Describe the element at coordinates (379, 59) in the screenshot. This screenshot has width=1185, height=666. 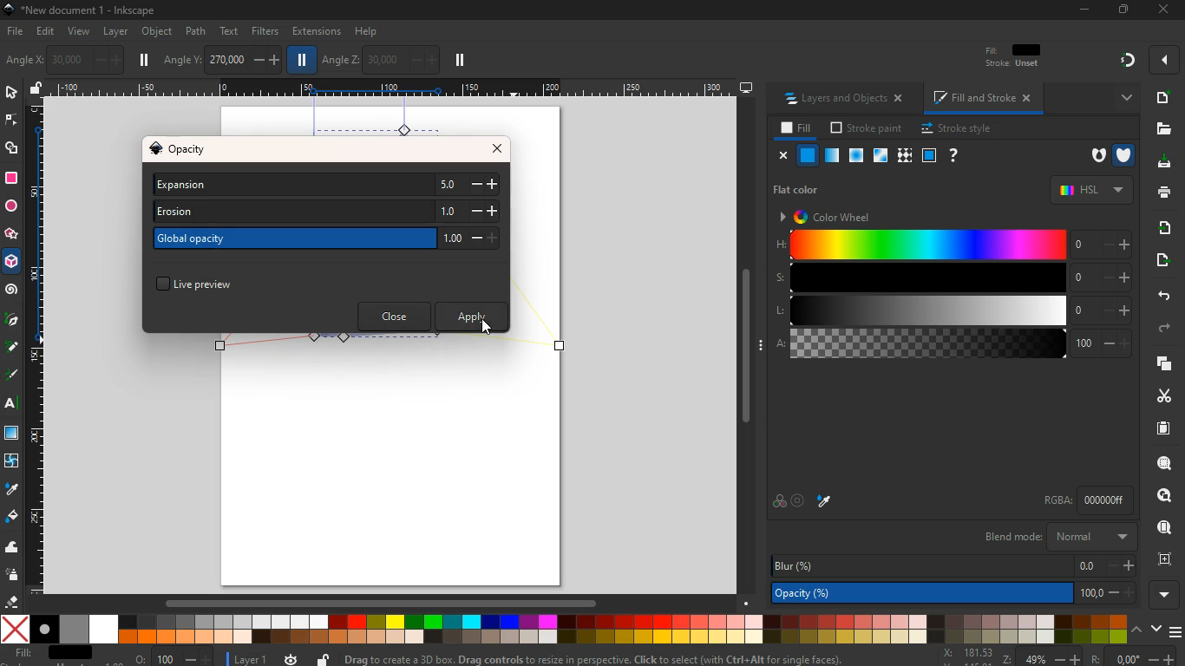
I see `angle z` at that location.